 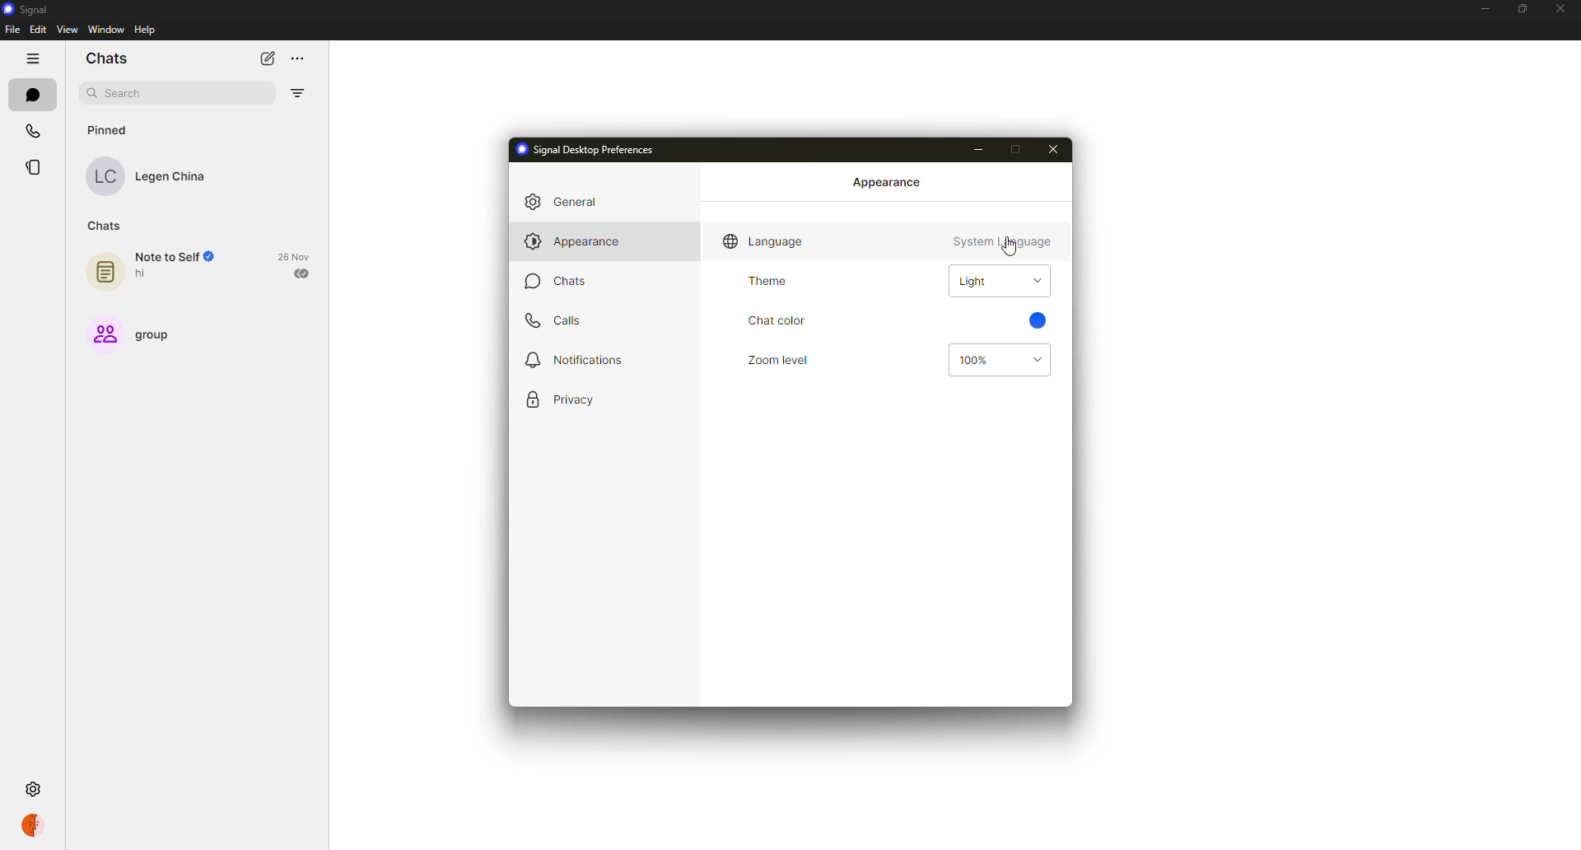 What do you see at coordinates (26, 8) in the screenshot?
I see `signal` at bounding box center [26, 8].